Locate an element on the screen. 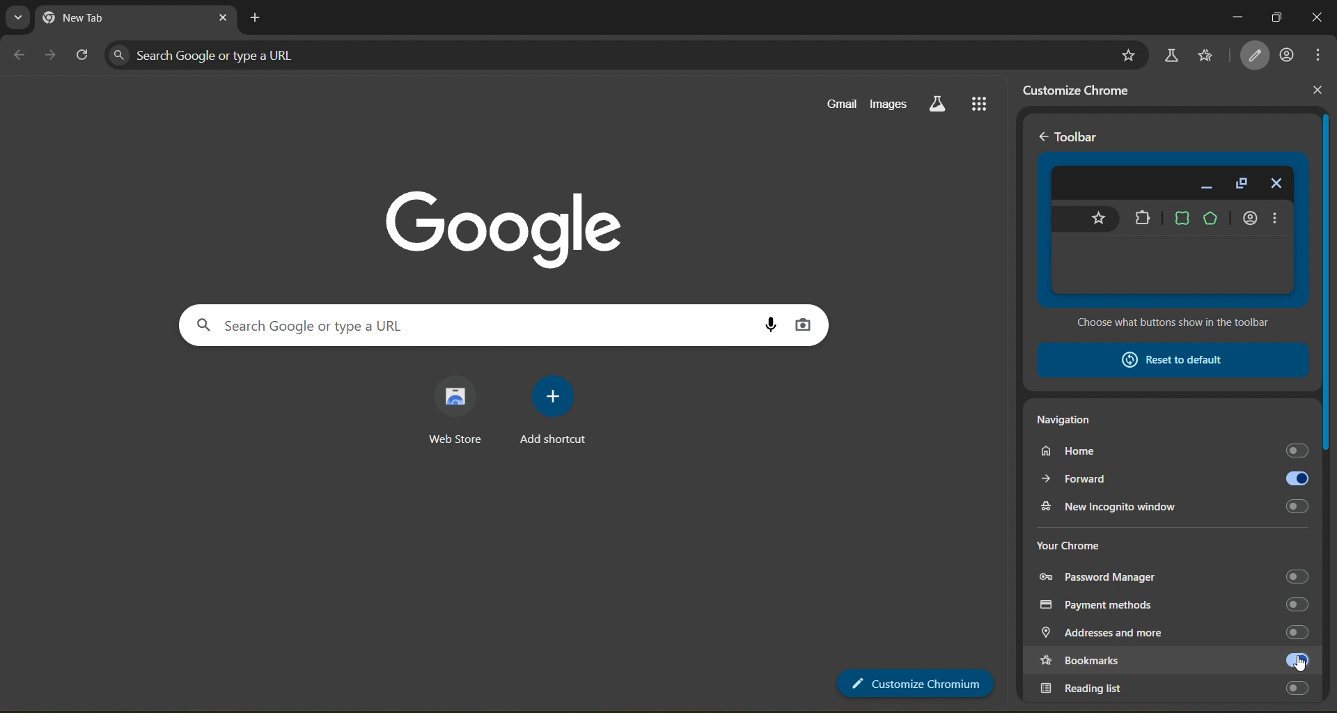 Image resolution: width=1337 pixels, height=713 pixels. customize chrome is located at coordinates (914, 685).